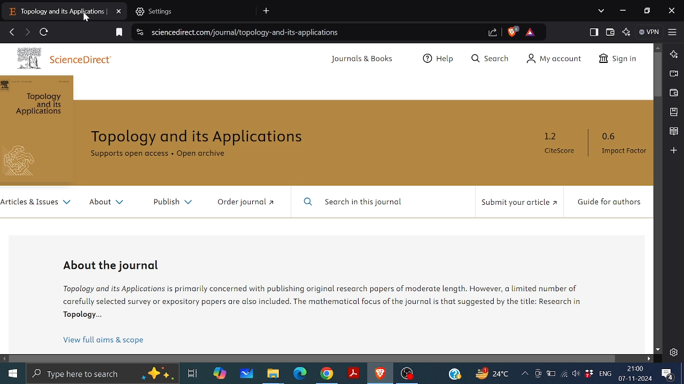 The image size is (684, 384). I want to click on Minimize, so click(623, 11).